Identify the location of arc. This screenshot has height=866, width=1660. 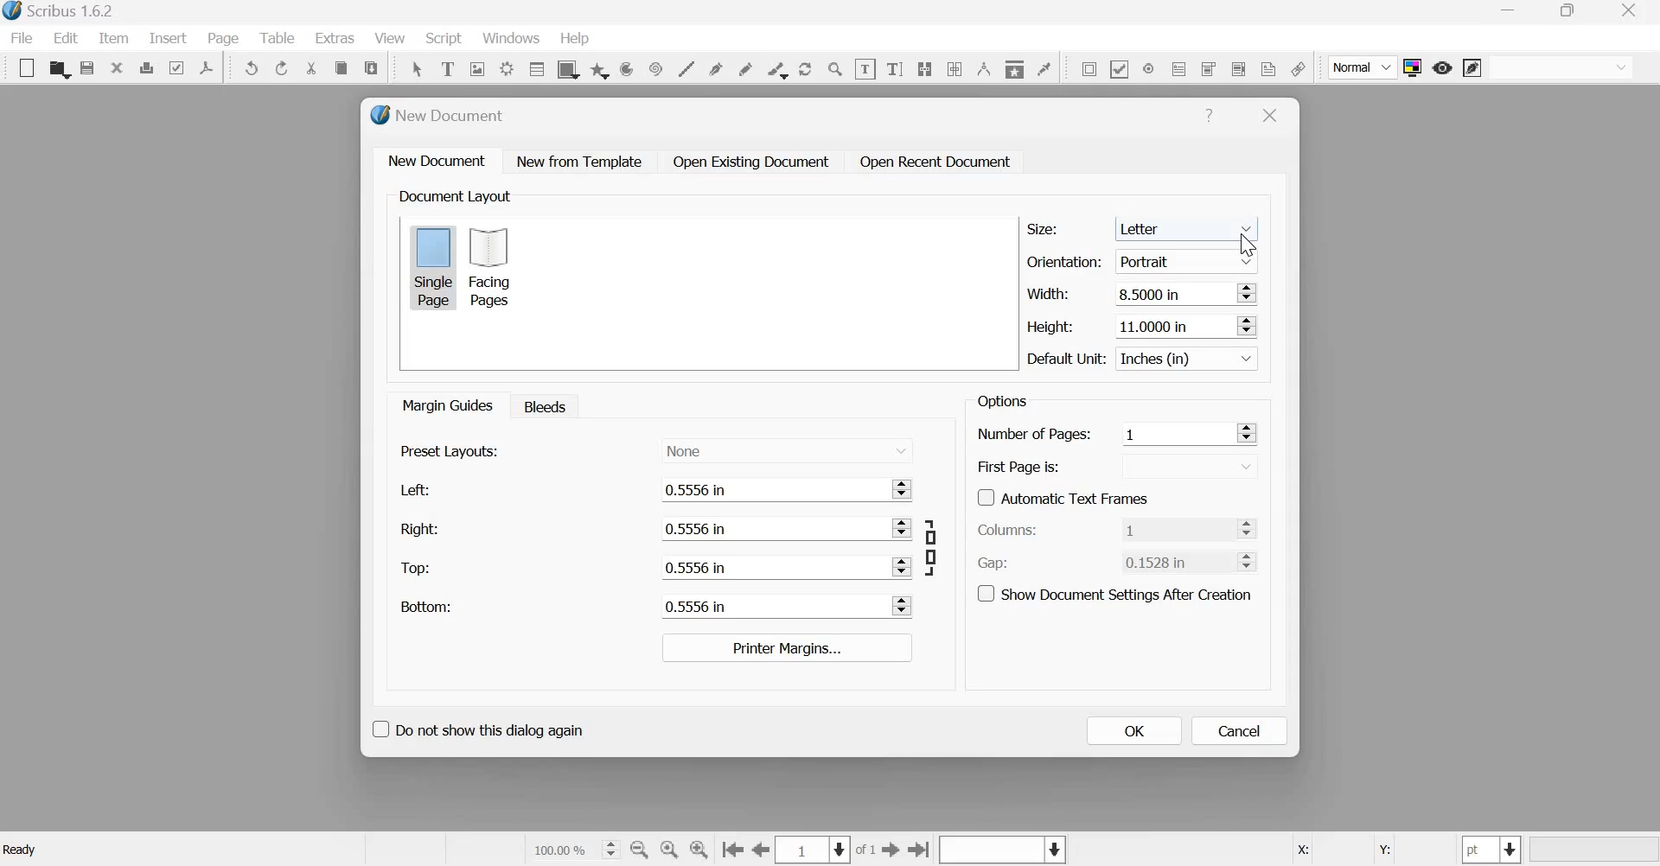
(599, 68).